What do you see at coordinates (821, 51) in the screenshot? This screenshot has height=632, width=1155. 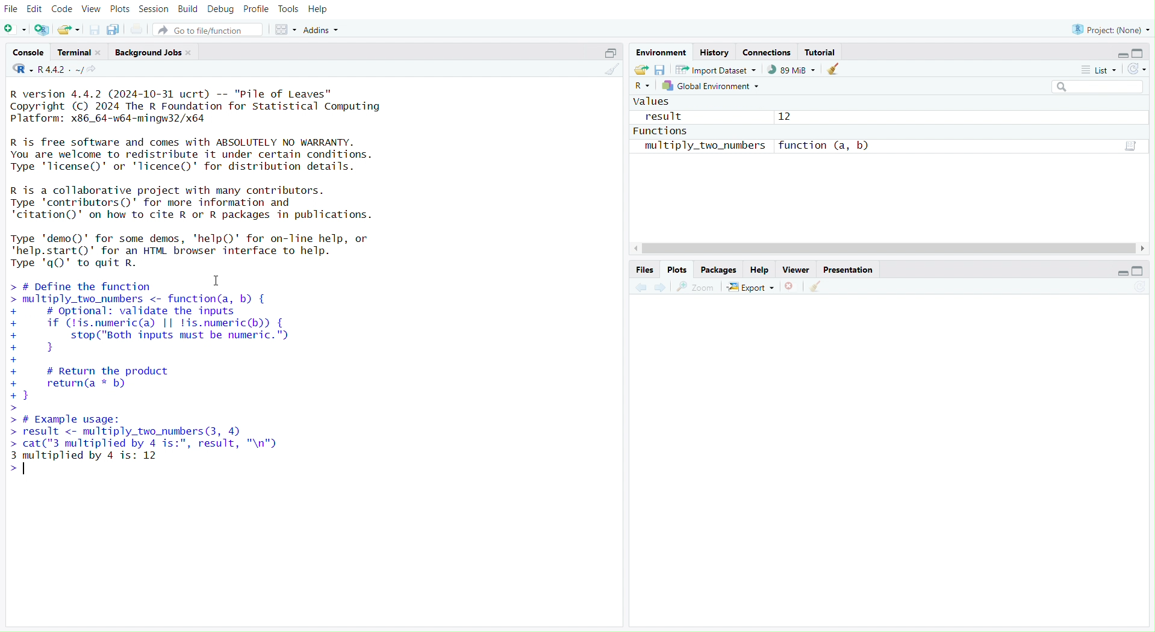 I see `Tutorial` at bounding box center [821, 51].